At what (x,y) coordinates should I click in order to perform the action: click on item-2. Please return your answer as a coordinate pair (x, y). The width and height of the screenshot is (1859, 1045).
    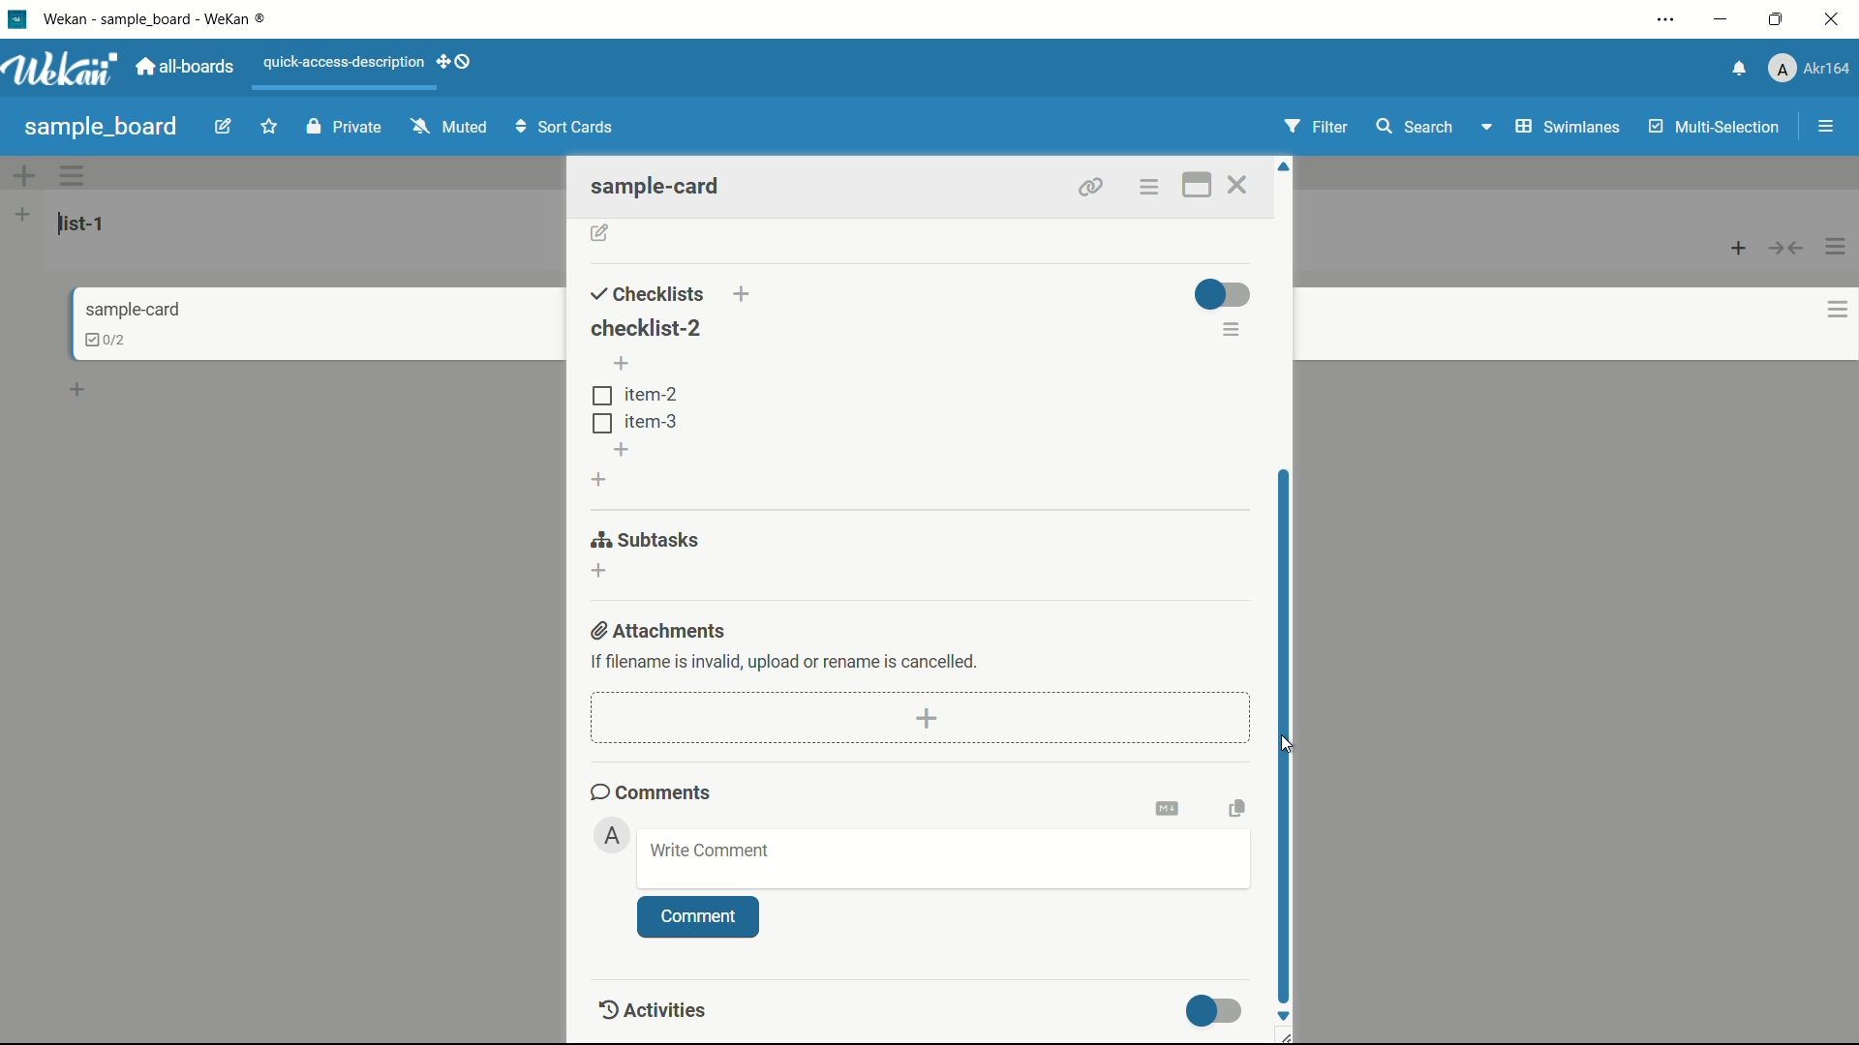
    Looking at the image, I should click on (634, 396).